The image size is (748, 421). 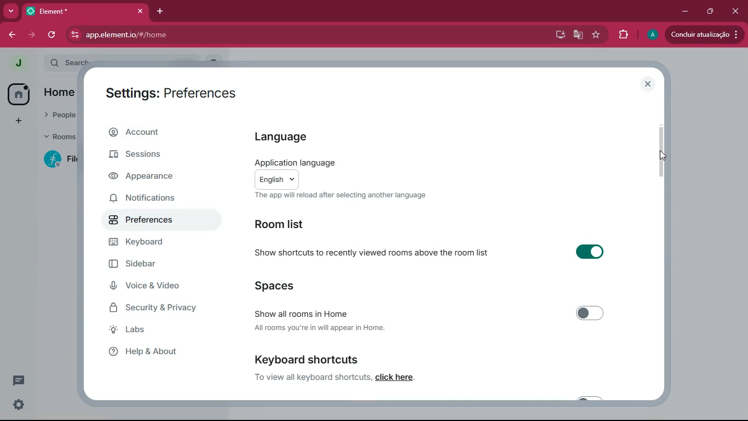 What do you see at coordinates (158, 133) in the screenshot?
I see `account` at bounding box center [158, 133].